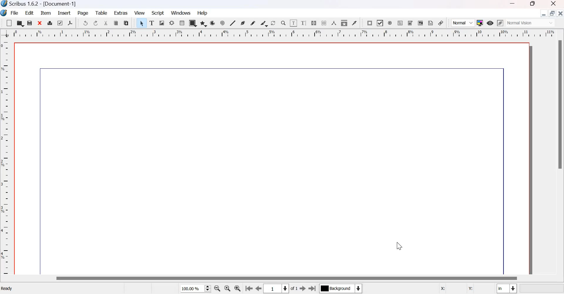 This screenshot has width=564, height=294. What do you see at coordinates (8, 23) in the screenshot?
I see `New` at bounding box center [8, 23].